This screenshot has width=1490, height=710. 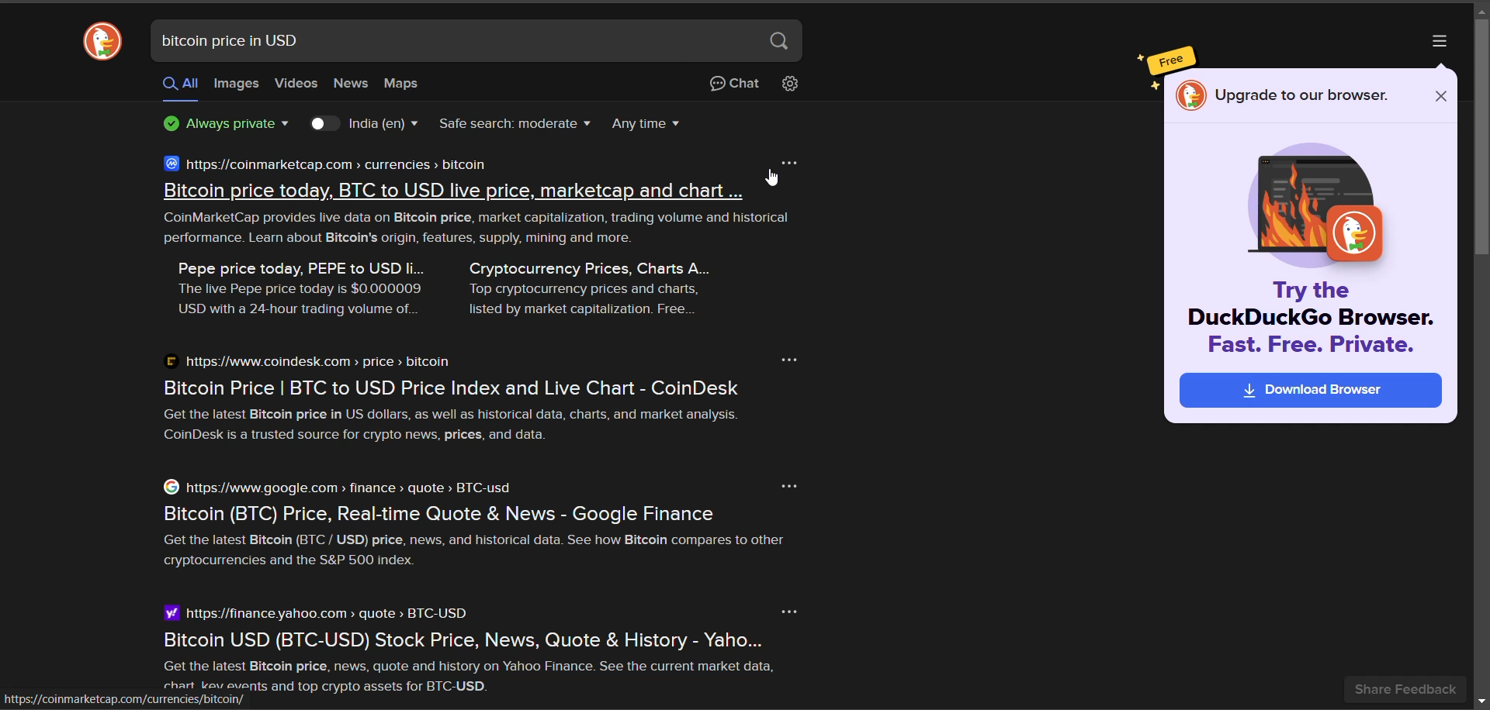 What do you see at coordinates (227, 126) in the screenshot?
I see `privacy information badge` at bounding box center [227, 126].